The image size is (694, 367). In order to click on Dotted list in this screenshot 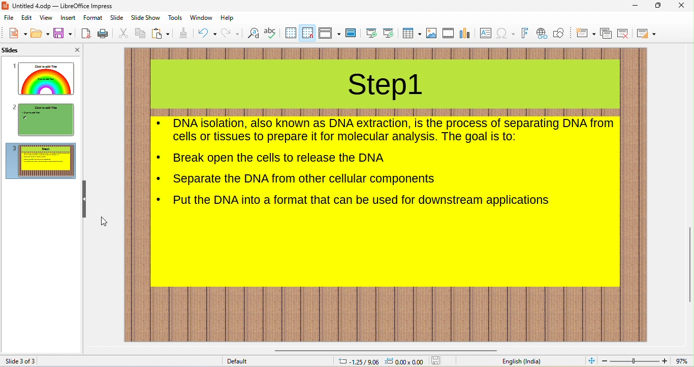, I will do `click(160, 123)`.